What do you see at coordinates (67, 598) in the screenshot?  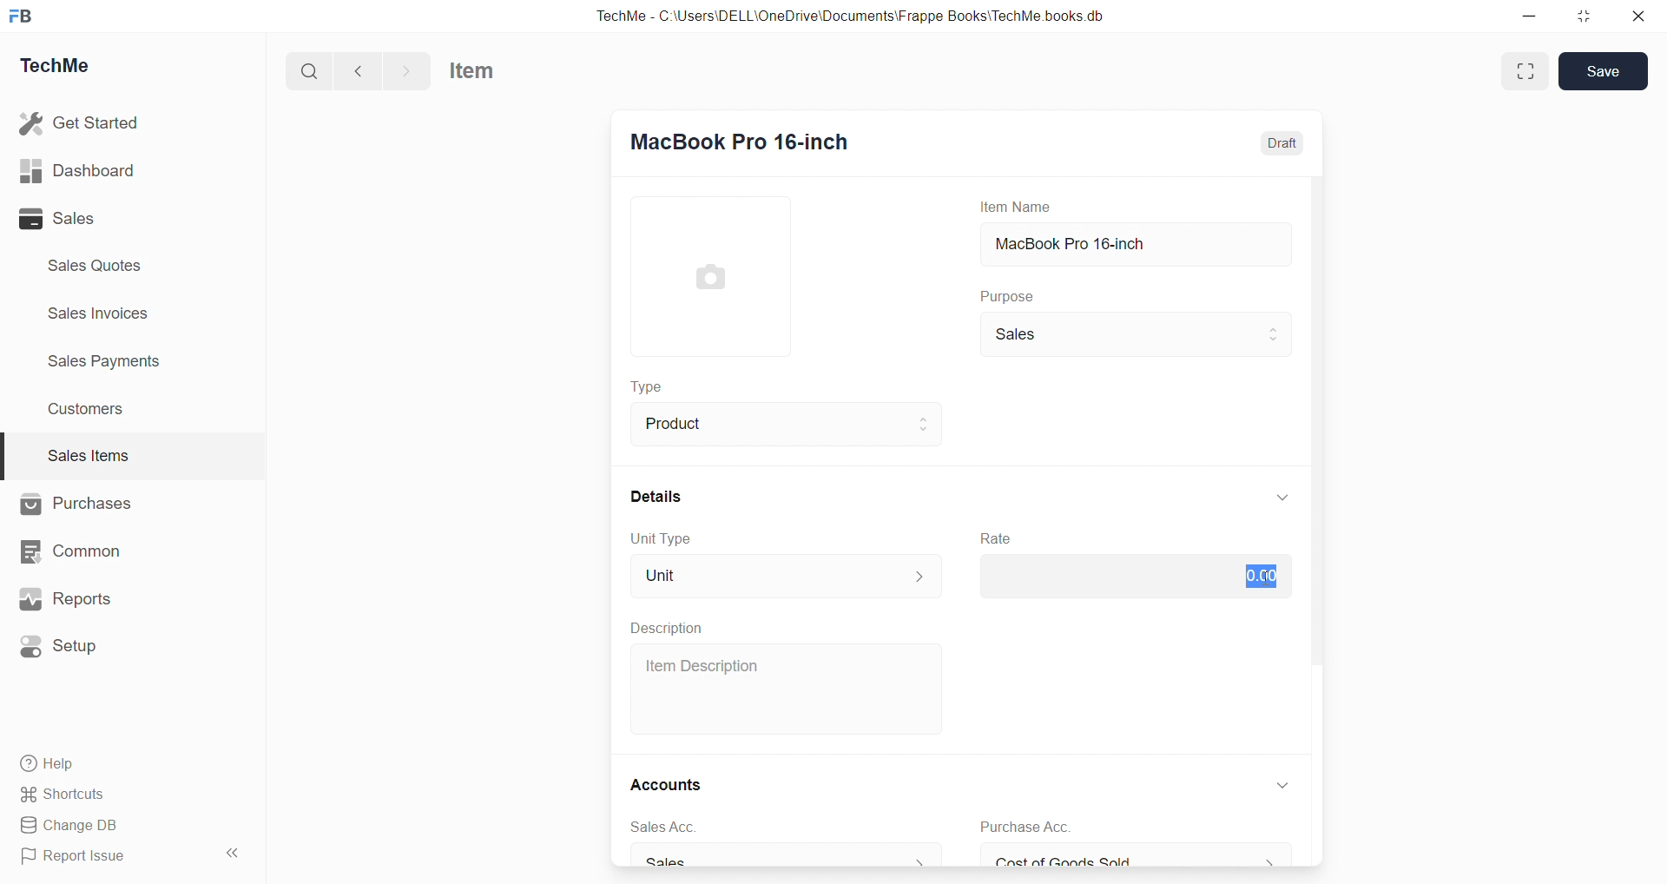 I see `Reports` at bounding box center [67, 598].